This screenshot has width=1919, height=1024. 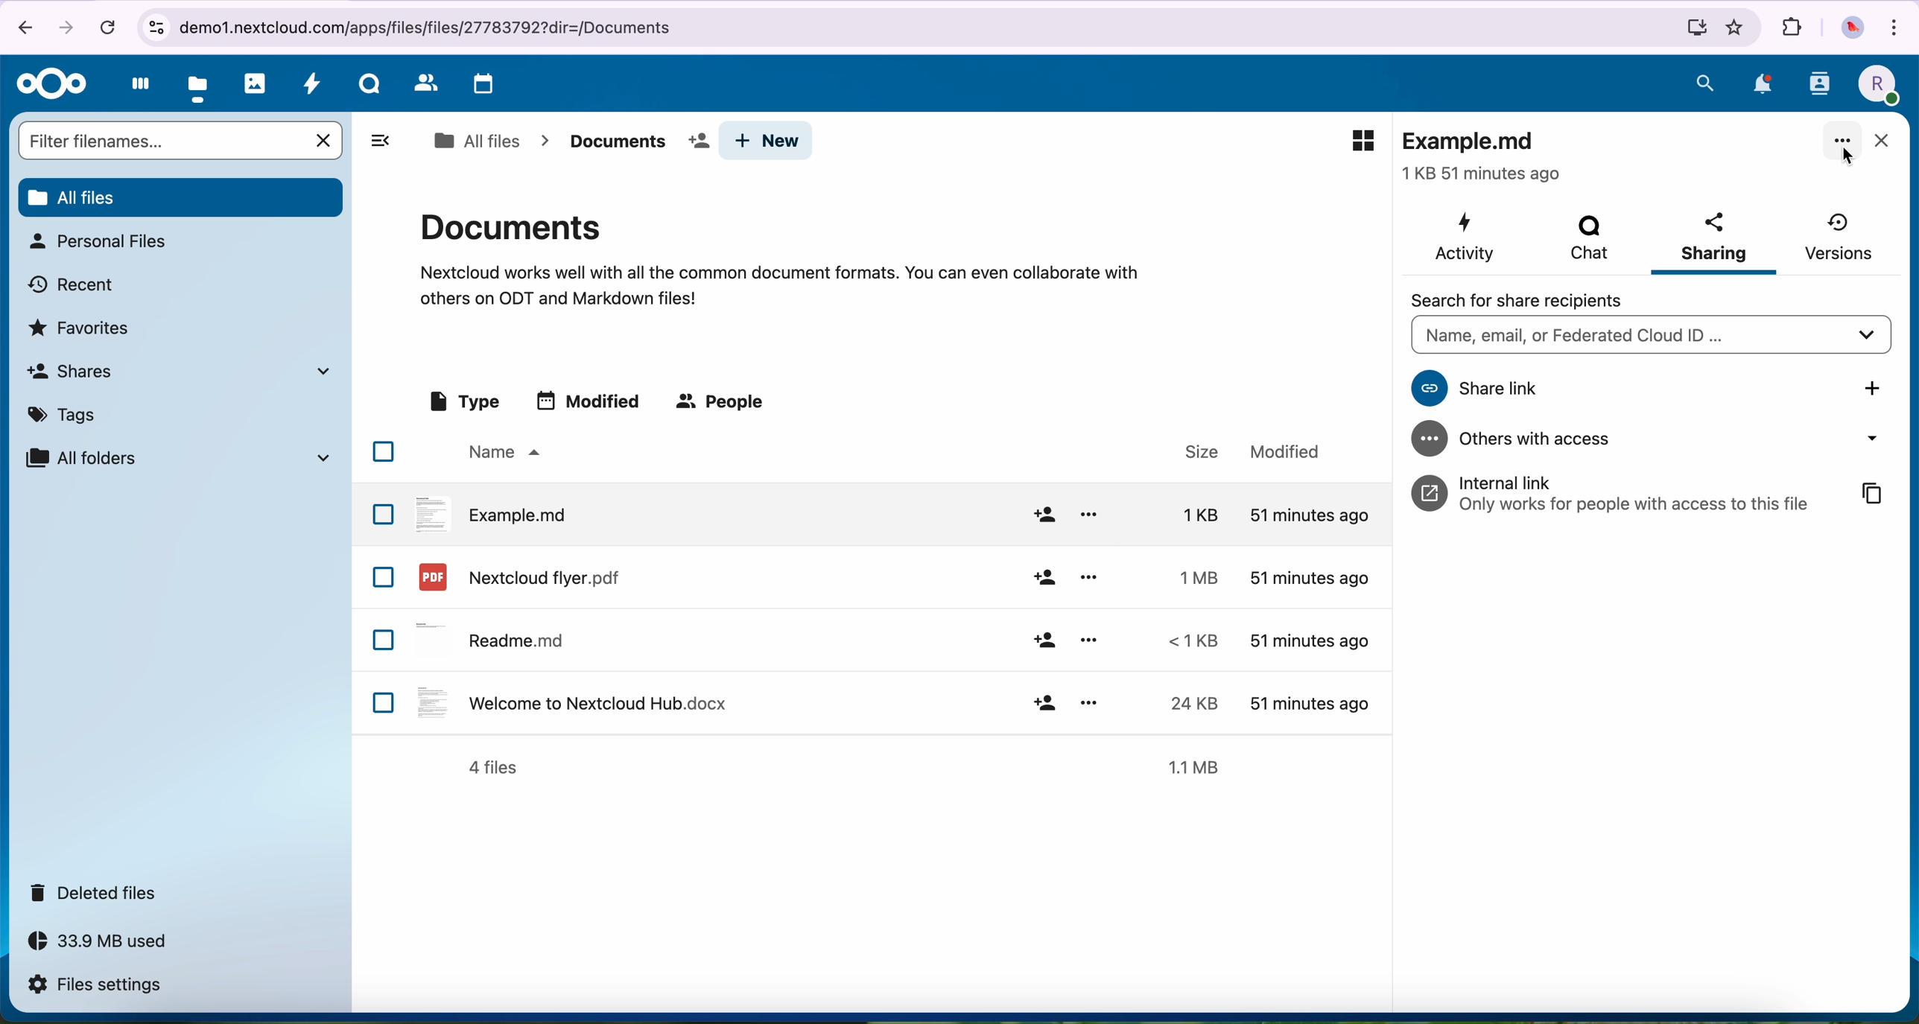 I want to click on url, so click(x=924, y=28).